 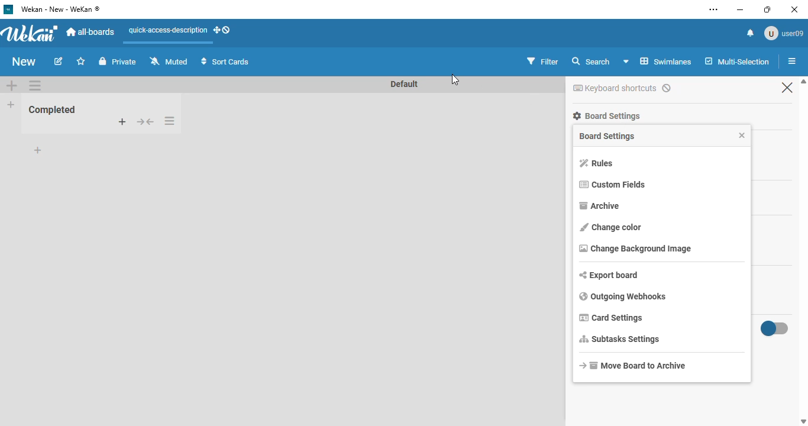 I want to click on add swimlane, so click(x=12, y=85).